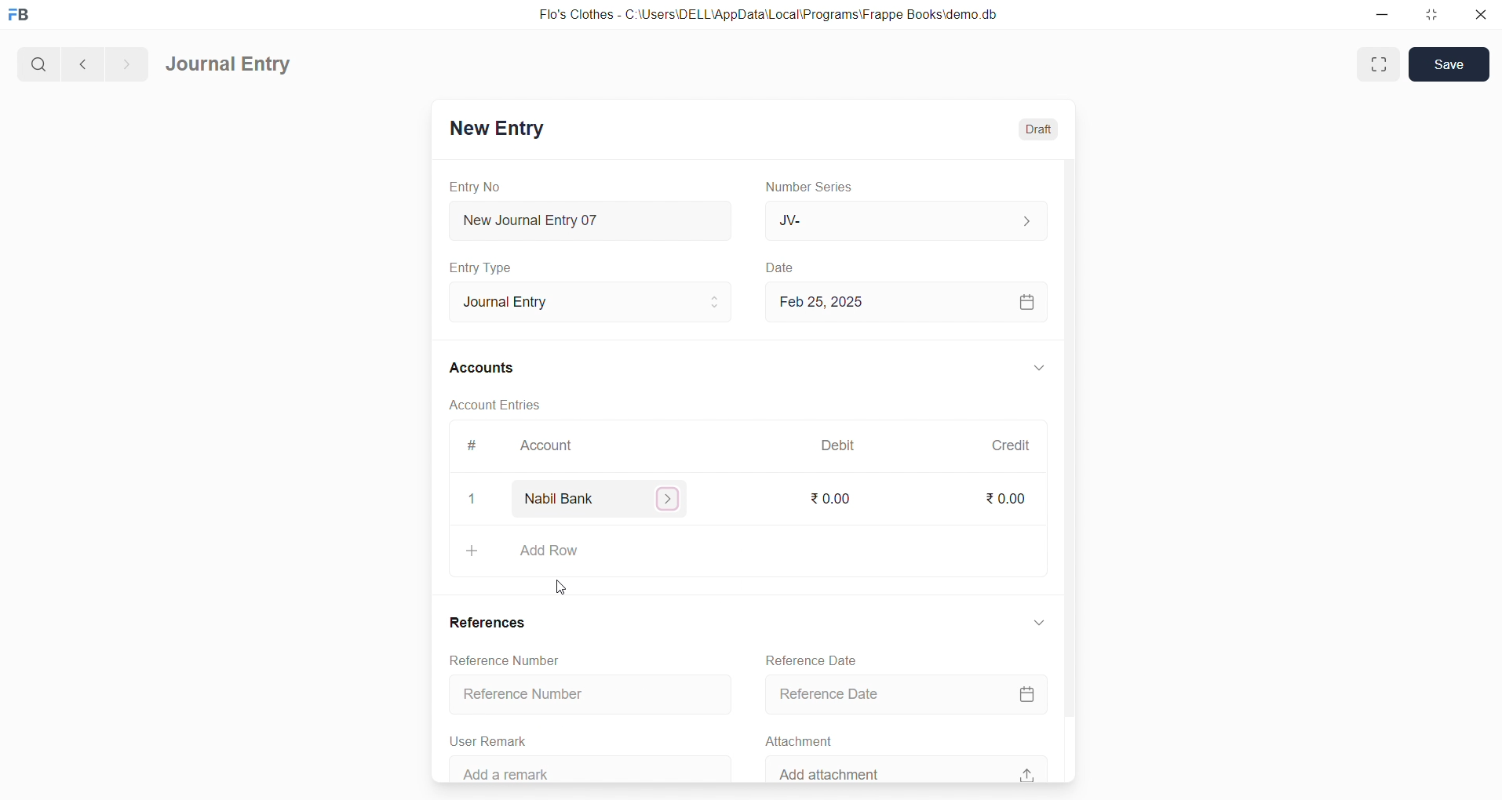 Image resolution: width=1502 pixels, height=800 pixels. What do you see at coordinates (585, 302) in the screenshot?
I see `Journal Entry` at bounding box center [585, 302].